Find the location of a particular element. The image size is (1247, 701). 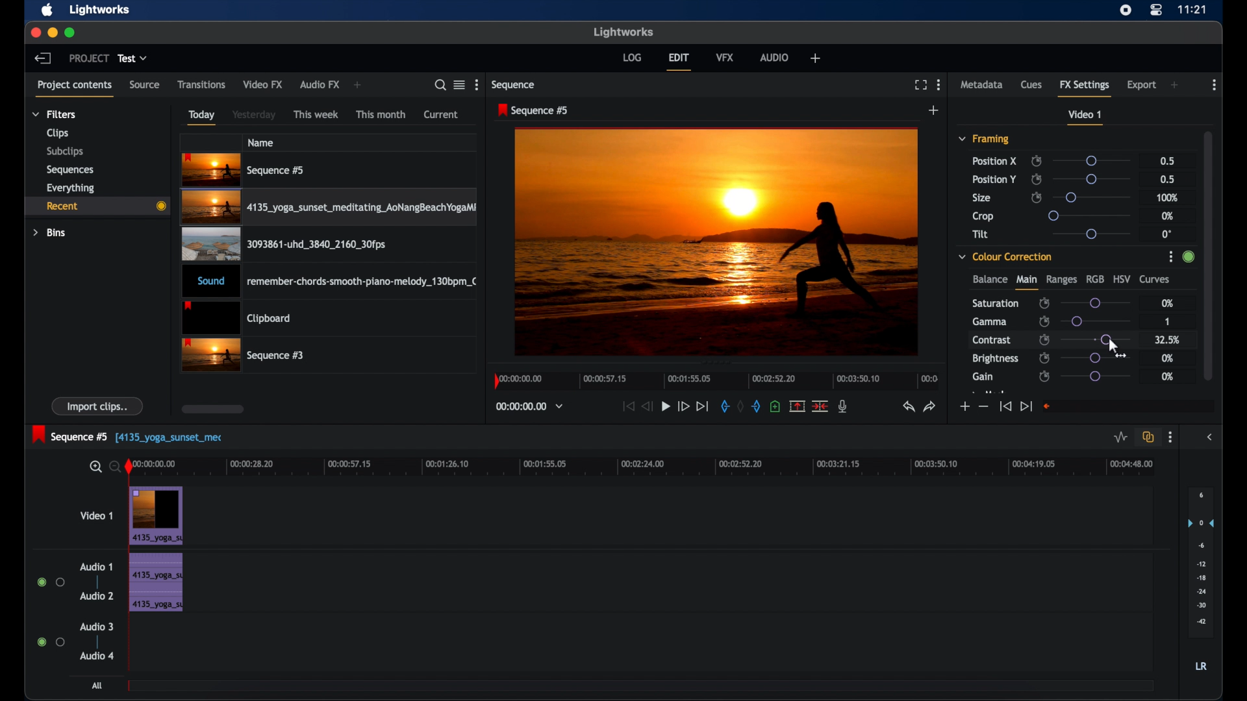

framing is located at coordinates (983, 138).